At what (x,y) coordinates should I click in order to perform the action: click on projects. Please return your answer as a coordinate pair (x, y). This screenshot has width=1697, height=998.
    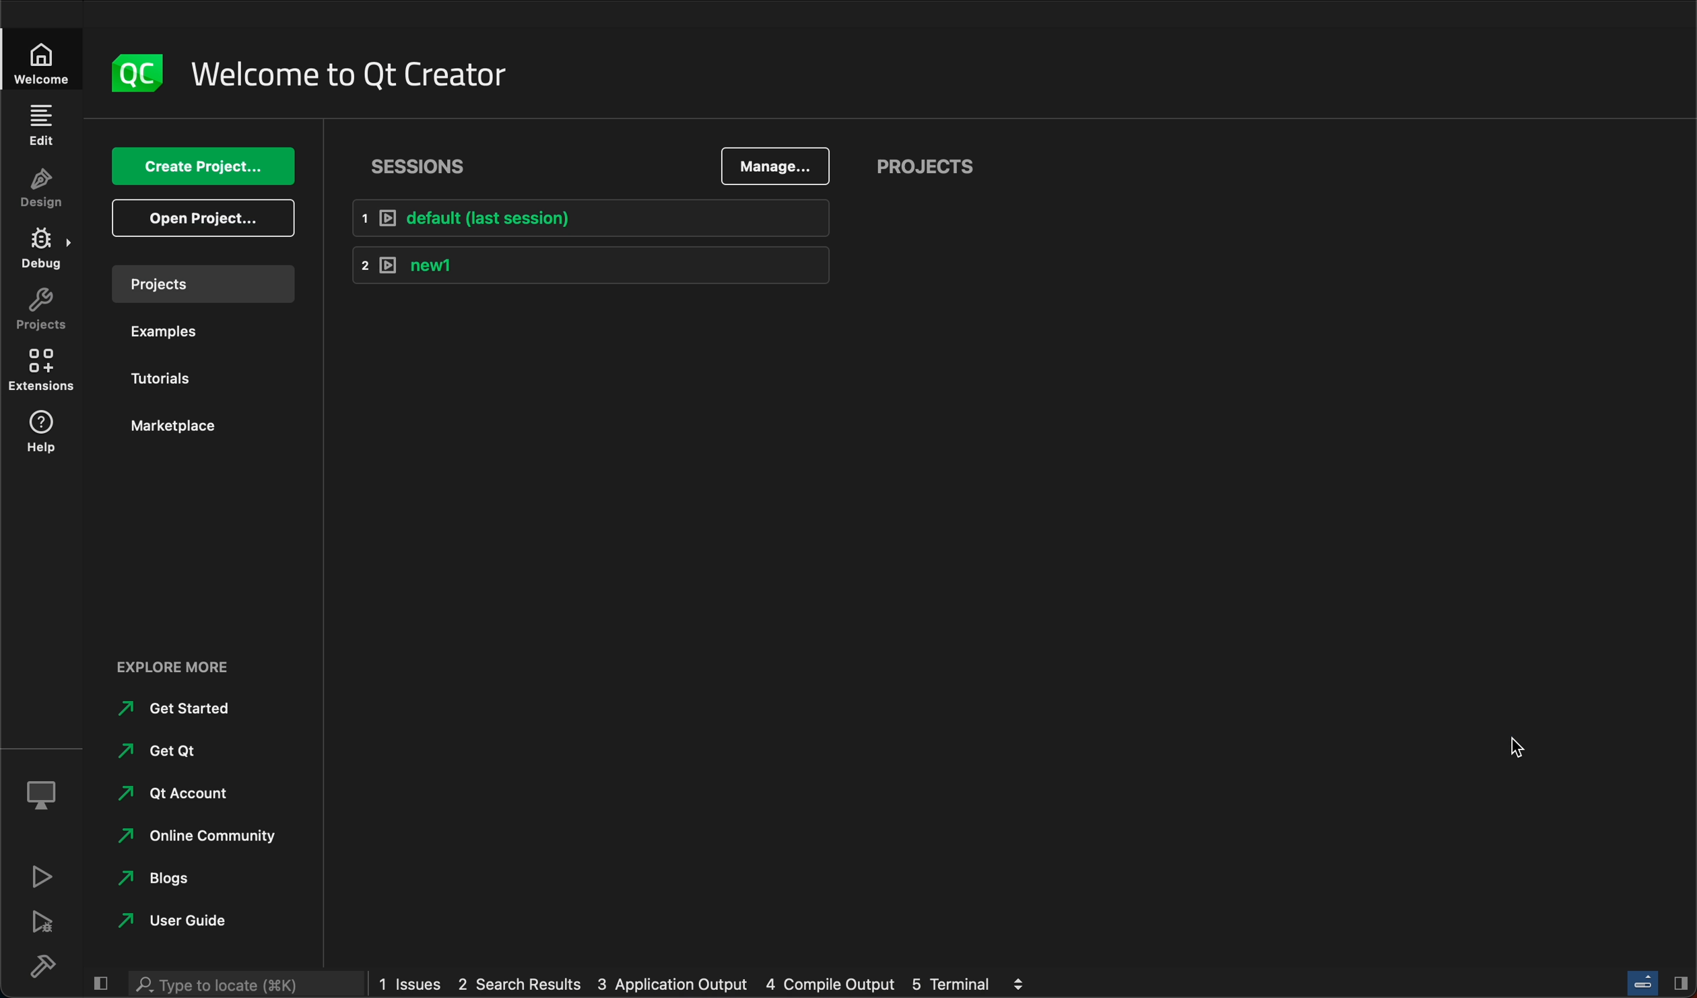
    Looking at the image, I should click on (40, 314).